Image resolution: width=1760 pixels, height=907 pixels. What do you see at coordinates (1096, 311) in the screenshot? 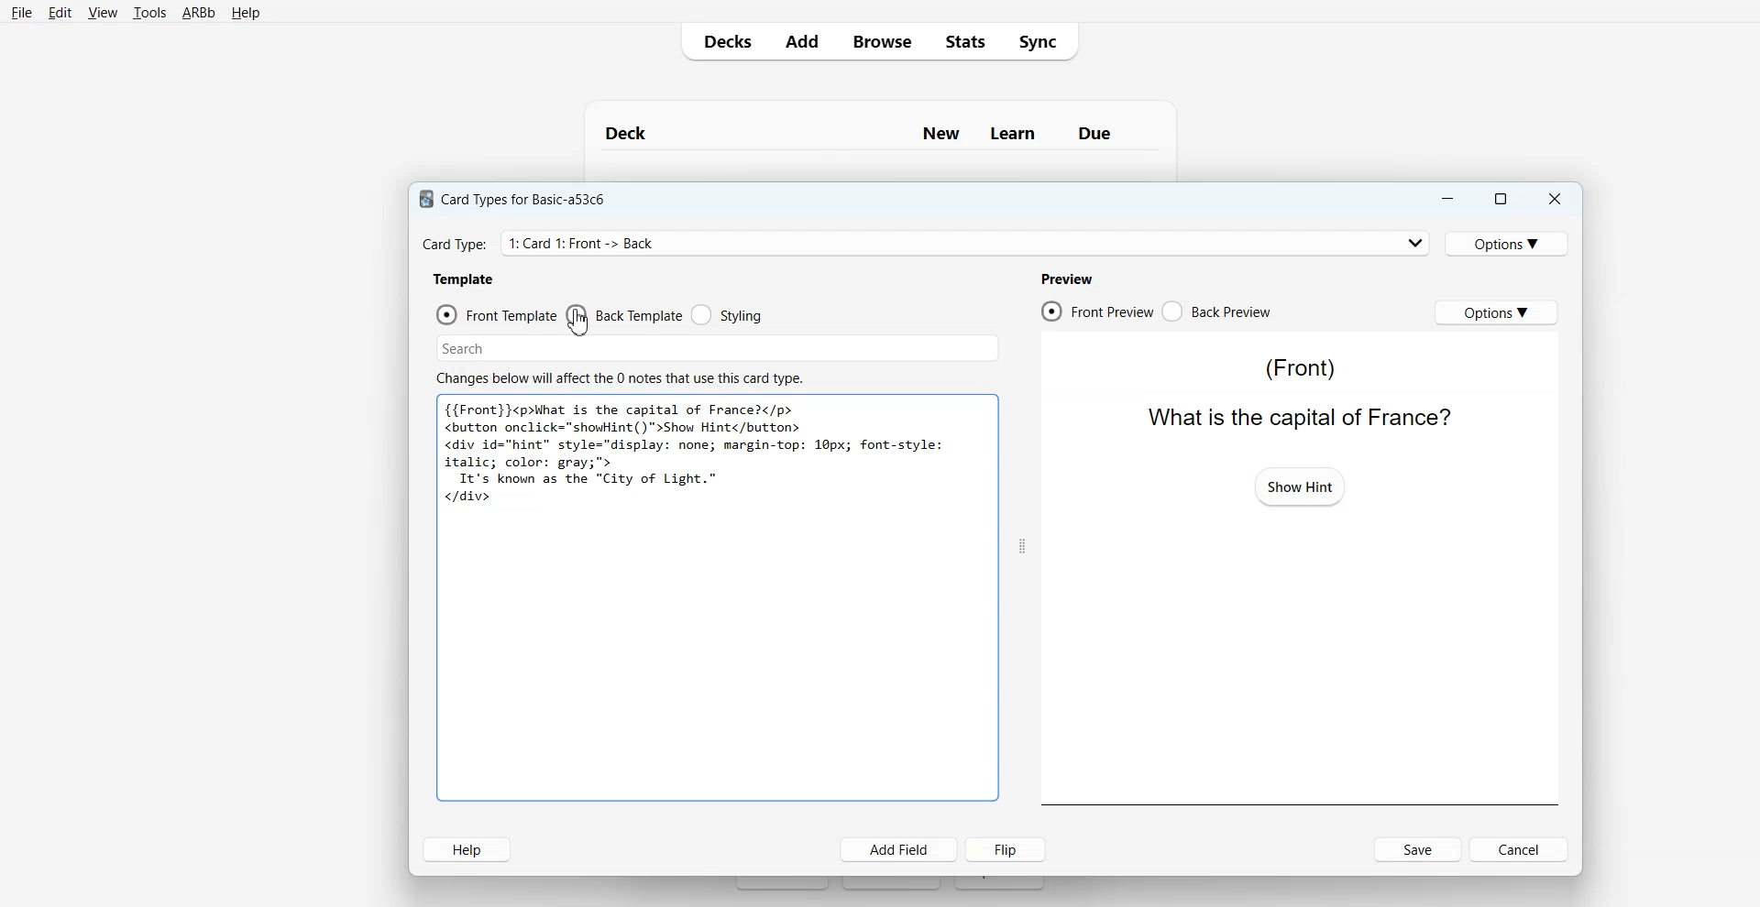
I see `Front Preview` at bounding box center [1096, 311].